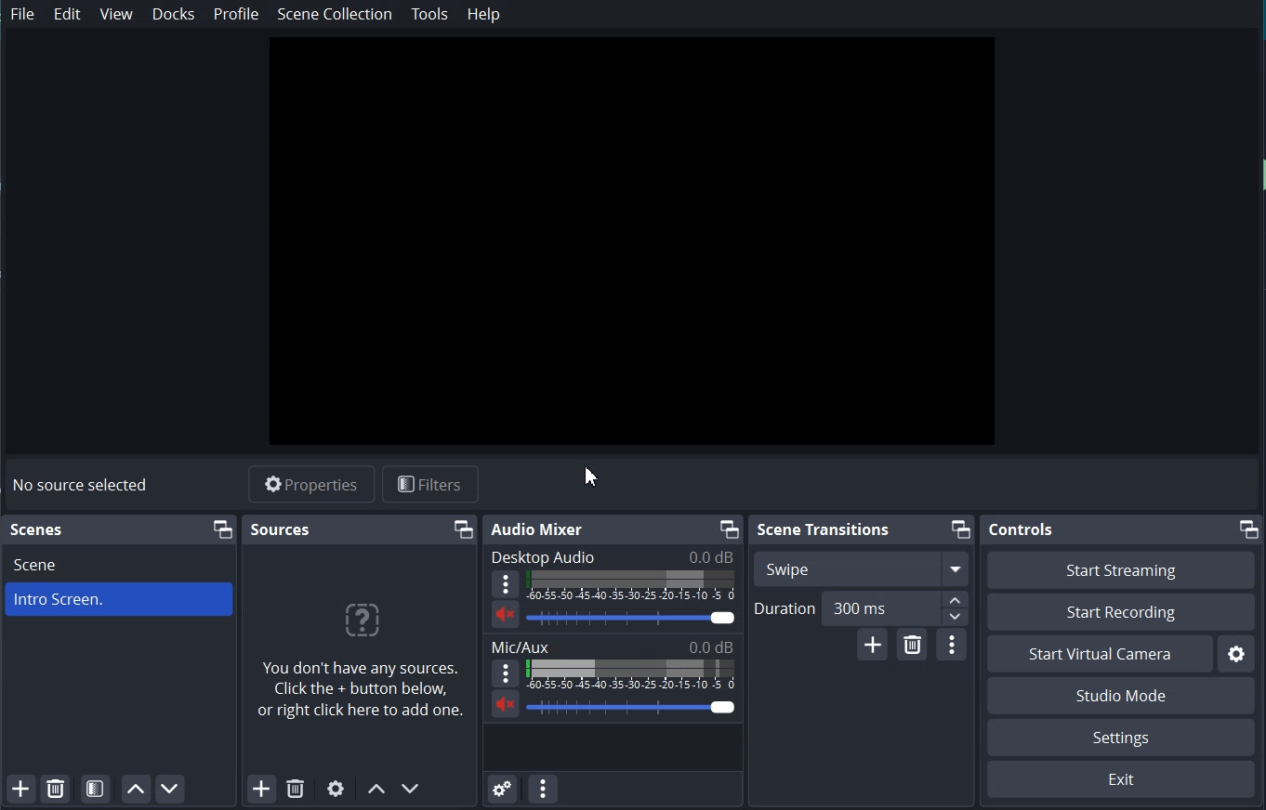 This screenshot has height=810, width=1266. What do you see at coordinates (56, 788) in the screenshot?
I see `Remove Selected Scene` at bounding box center [56, 788].